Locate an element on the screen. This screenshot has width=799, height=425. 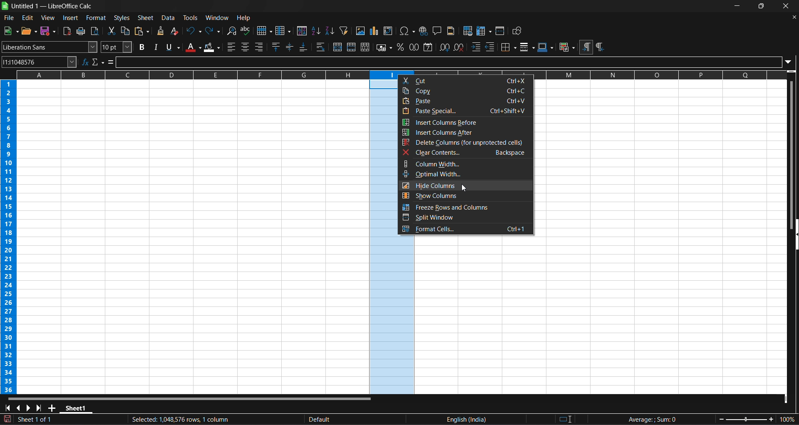
maximize is located at coordinates (760, 7).